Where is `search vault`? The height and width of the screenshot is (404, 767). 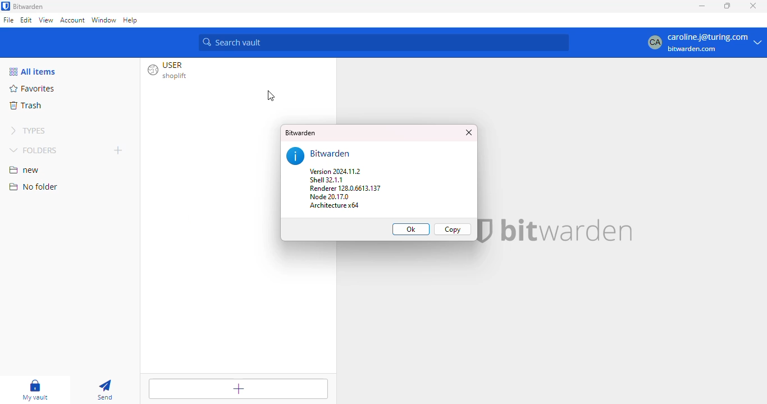 search vault is located at coordinates (384, 43).